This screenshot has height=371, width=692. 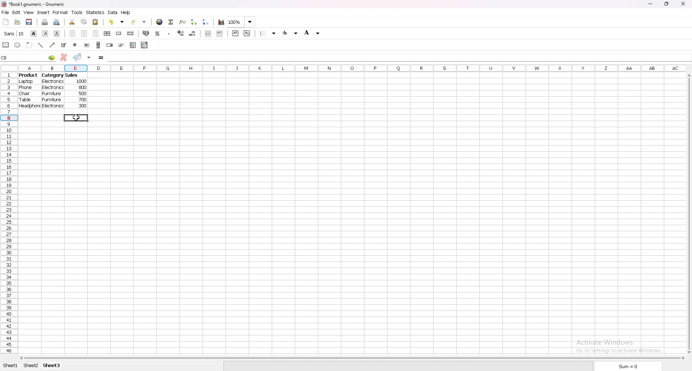 What do you see at coordinates (107, 33) in the screenshot?
I see `centre horizontally` at bounding box center [107, 33].